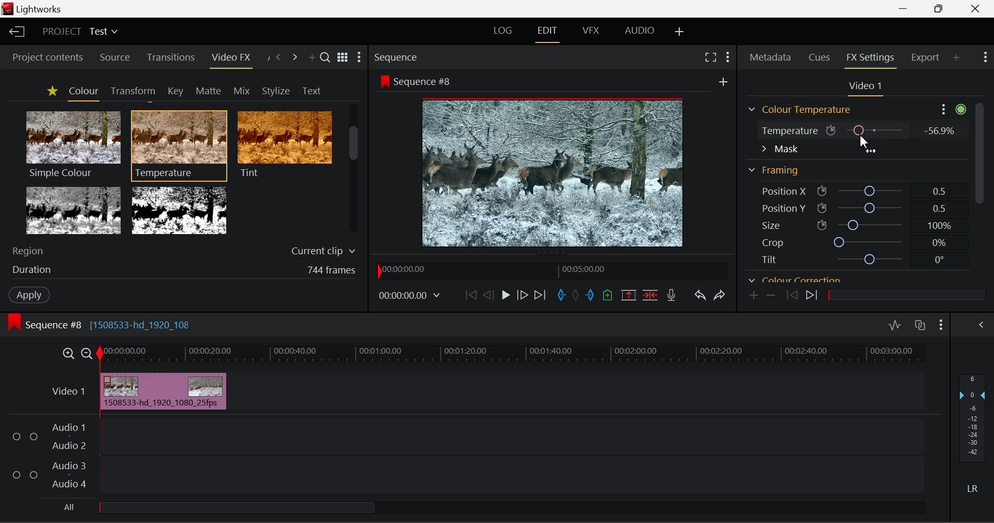  Describe the element at coordinates (869, 192) in the screenshot. I see `Position X` at that location.